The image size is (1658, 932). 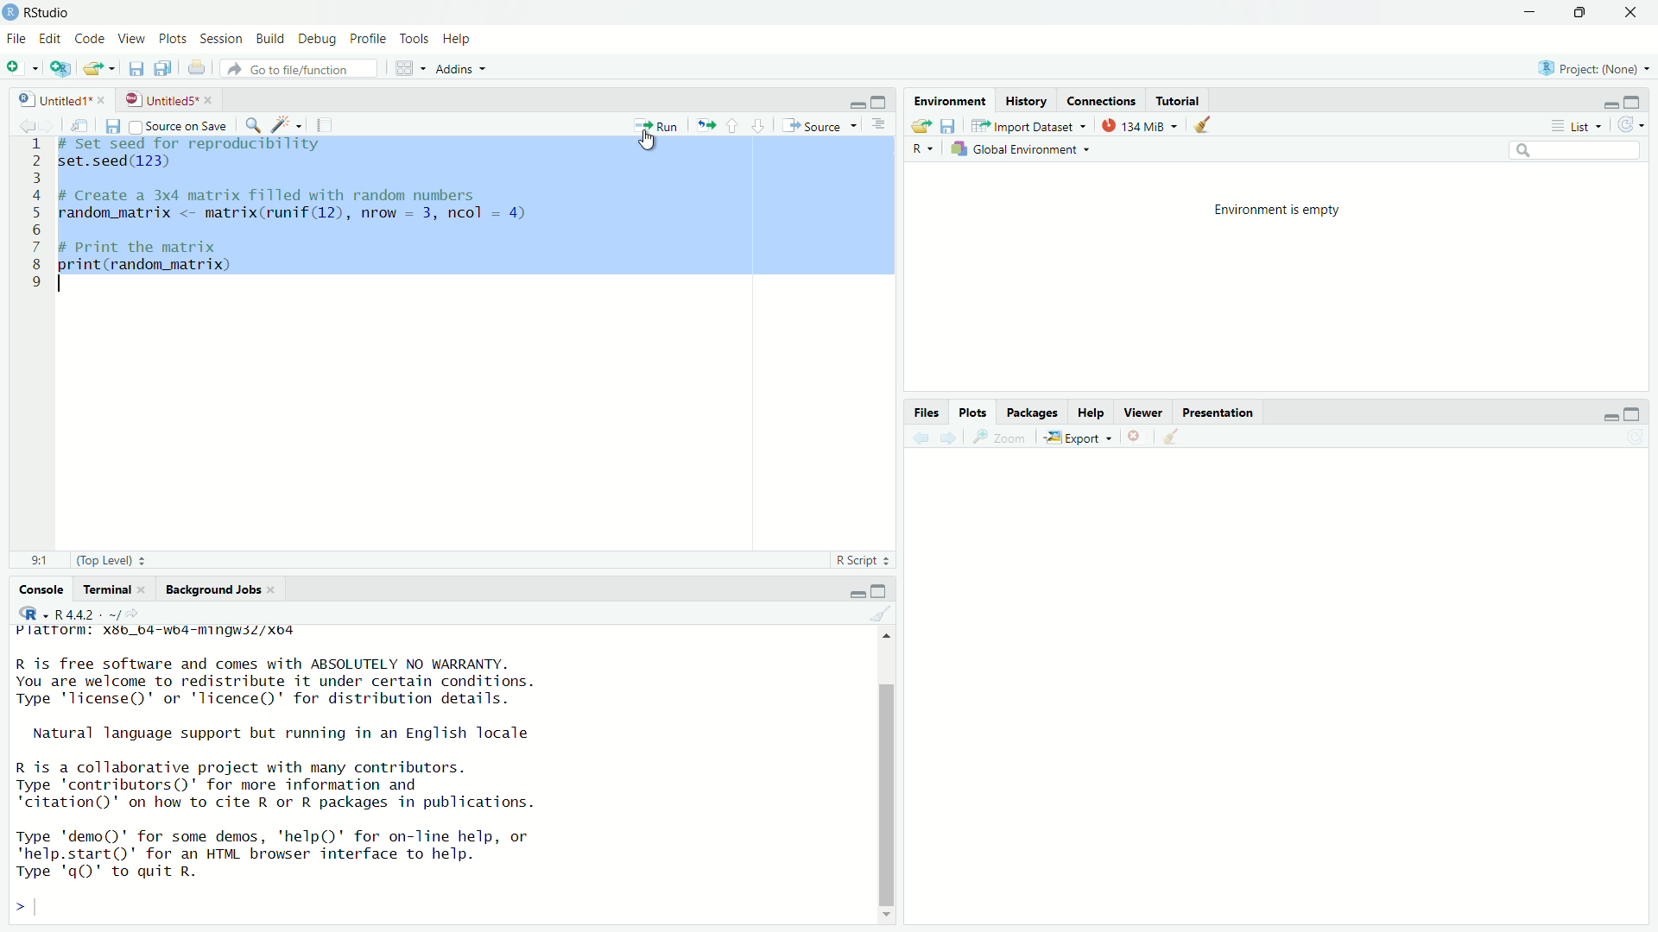 What do you see at coordinates (879, 100) in the screenshot?
I see `maximise` at bounding box center [879, 100].